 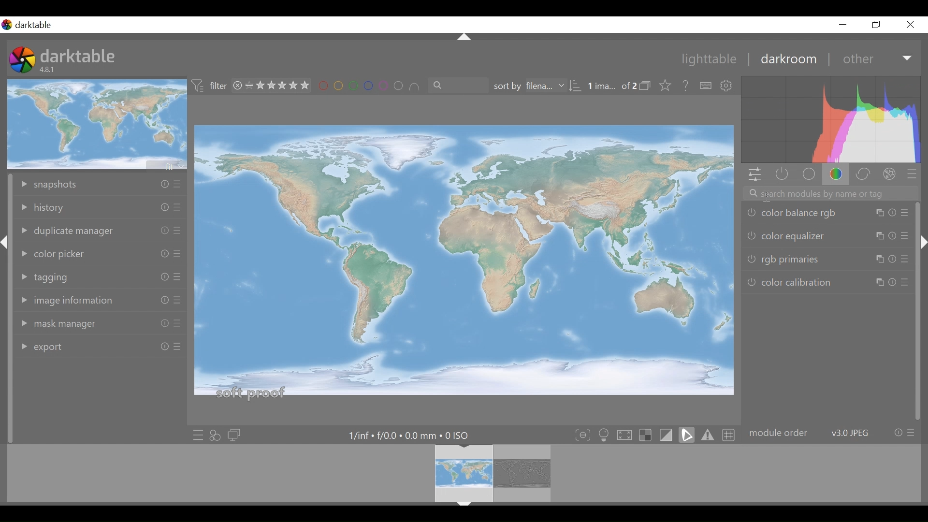 What do you see at coordinates (922, 242) in the screenshot?
I see `expand/collapse` at bounding box center [922, 242].